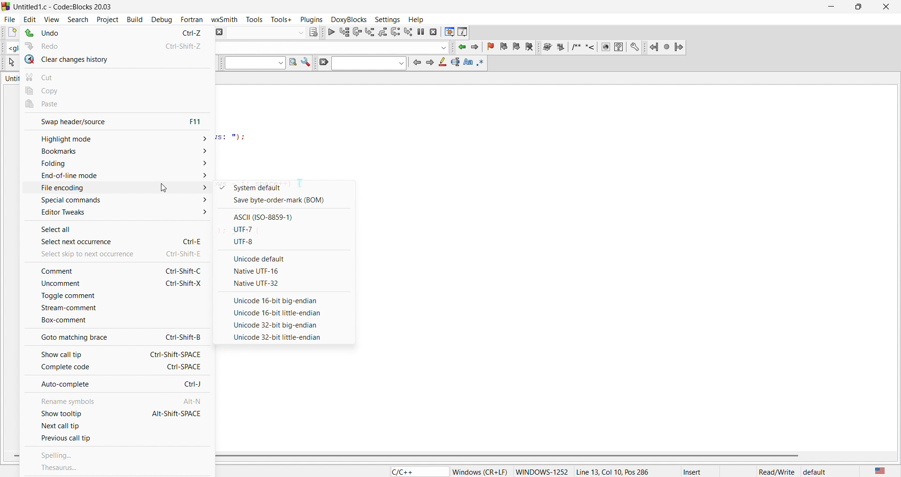  What do you see at coordinates (252, 20) in the screenshot?
I see `tools` at bounding box center [252, 20].